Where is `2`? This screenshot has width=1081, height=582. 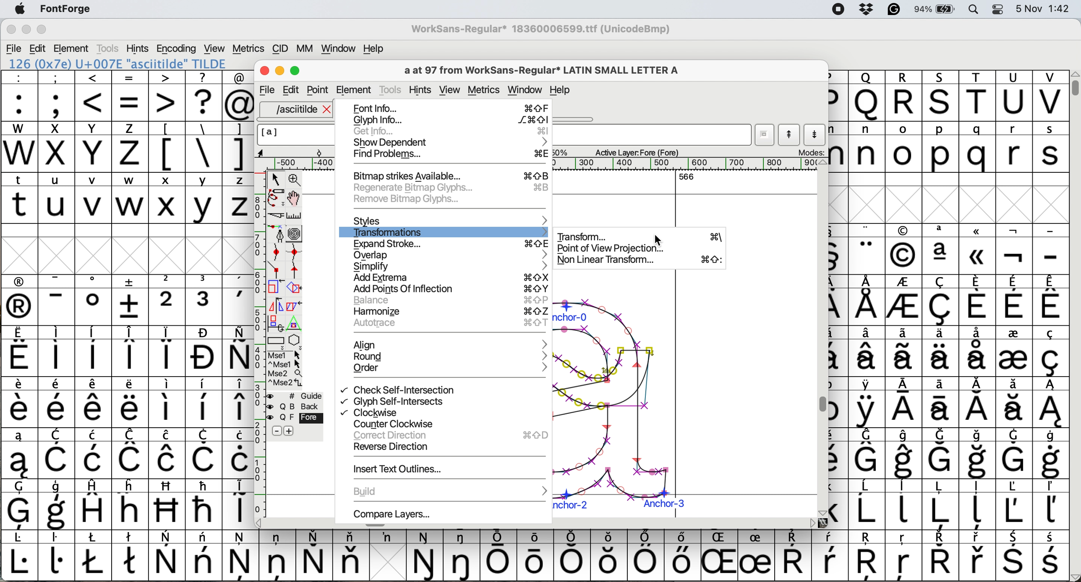
2 is located at coordinates (167, 300).